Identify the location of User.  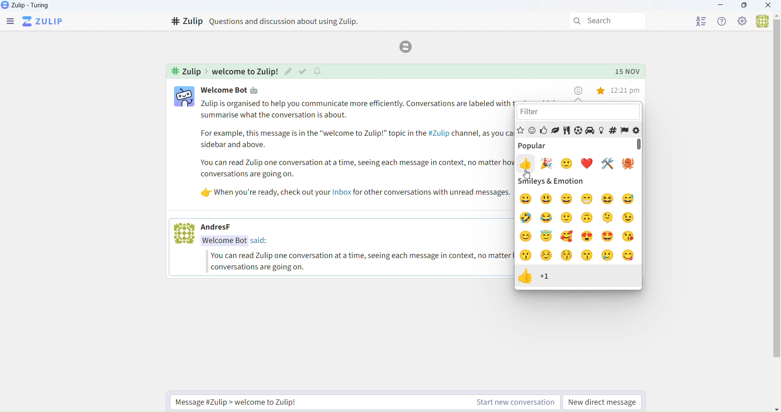
(760, 21).